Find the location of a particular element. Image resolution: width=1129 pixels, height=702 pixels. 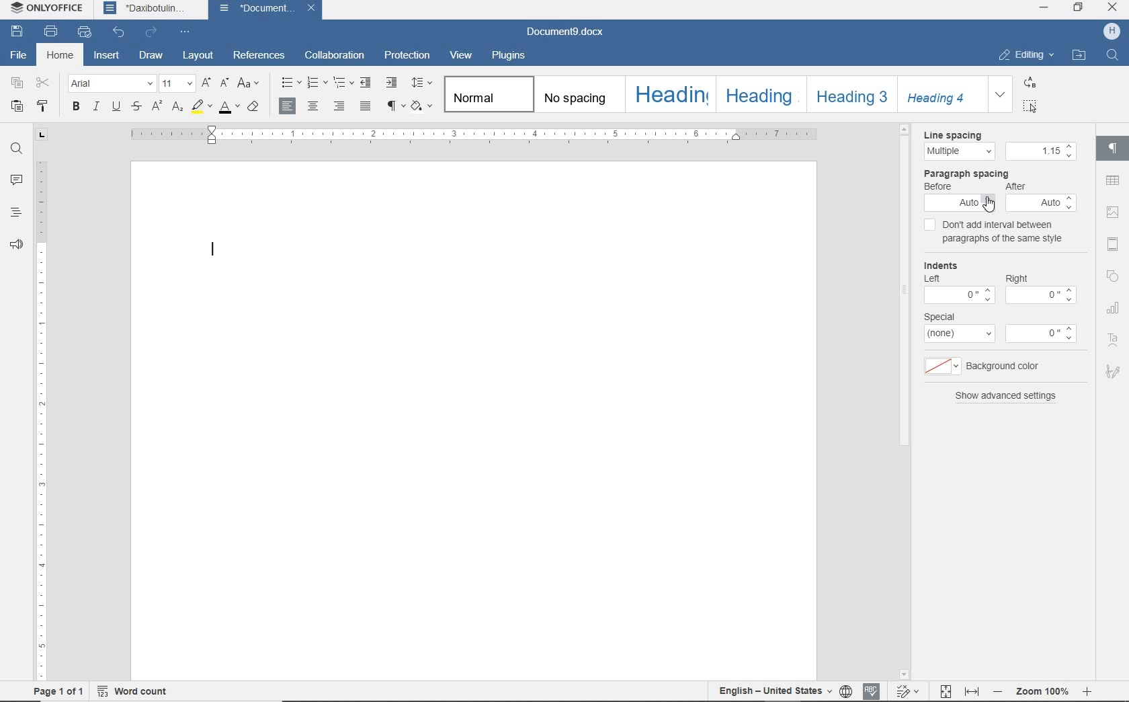

multilevel list is located at coordinates (345, 84).